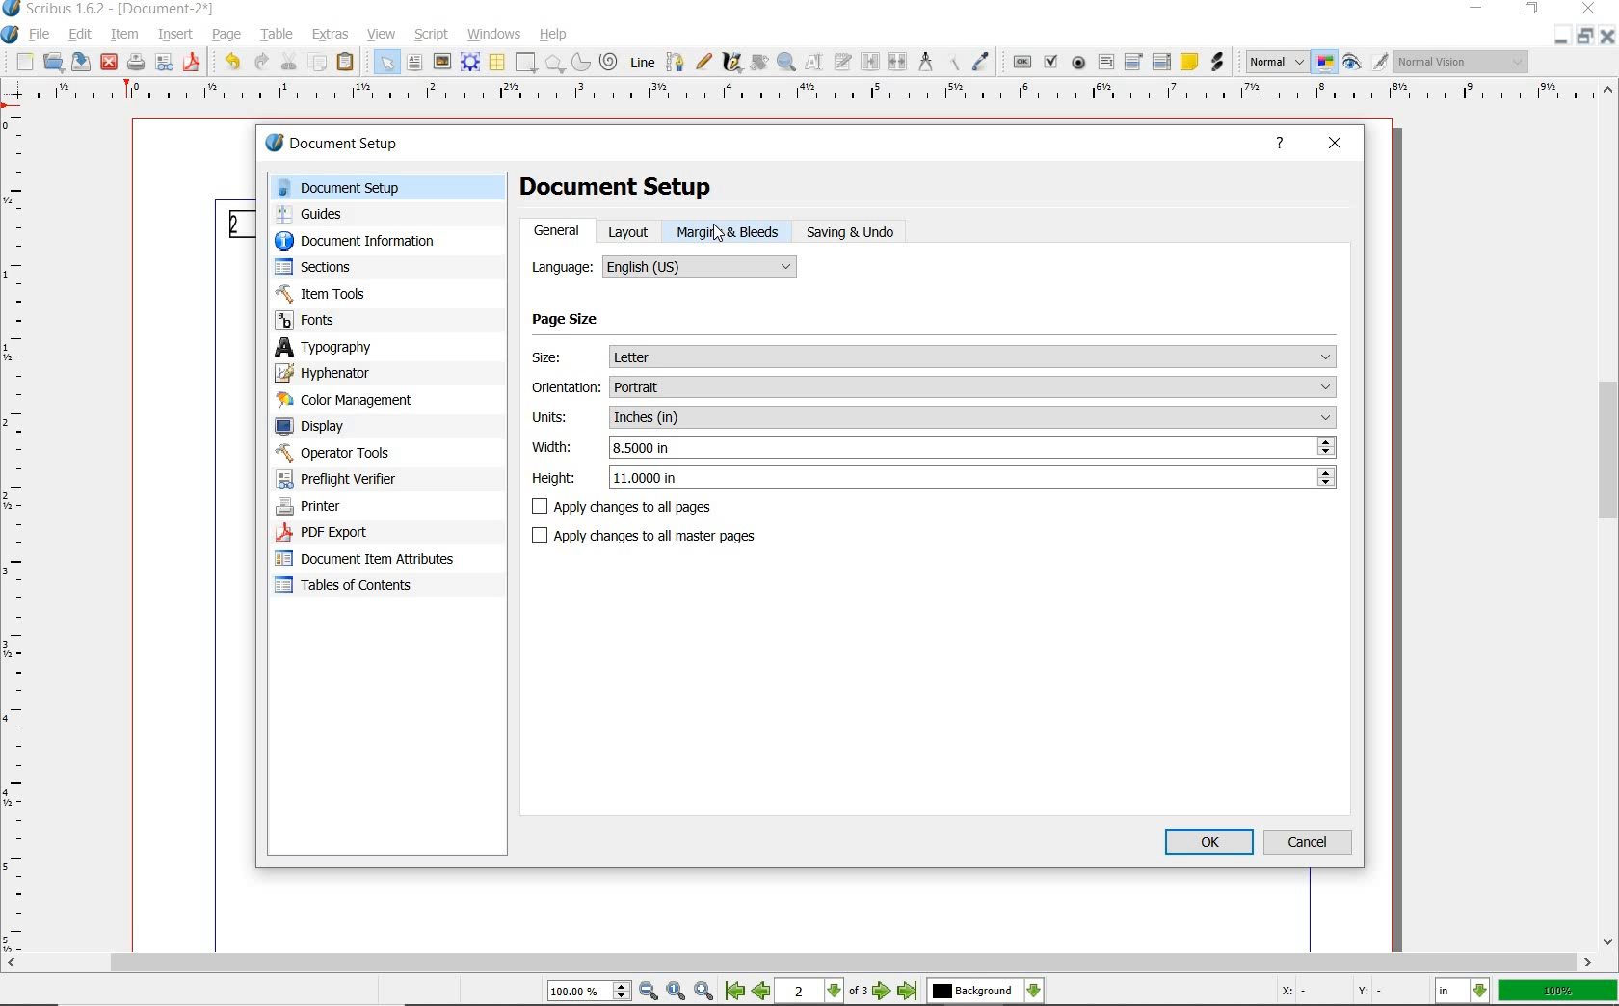  I want to click on First Page, so click(734, 993).